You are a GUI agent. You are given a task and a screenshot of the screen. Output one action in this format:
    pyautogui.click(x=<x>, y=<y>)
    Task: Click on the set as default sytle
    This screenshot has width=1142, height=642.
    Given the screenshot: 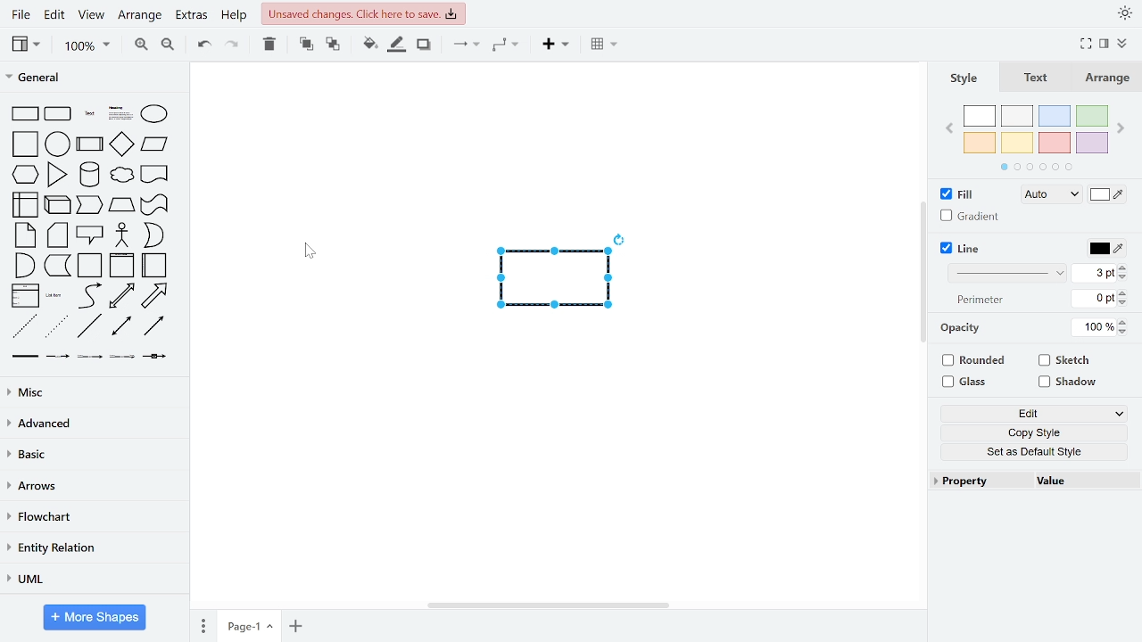 What is the action you would take?
    pyautogui.click(x=1030, y=452)
    